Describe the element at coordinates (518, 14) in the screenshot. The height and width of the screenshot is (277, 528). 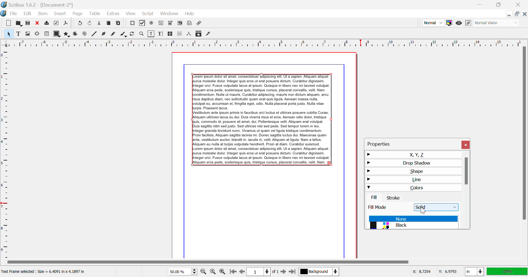
I see `Minimize` at that location.